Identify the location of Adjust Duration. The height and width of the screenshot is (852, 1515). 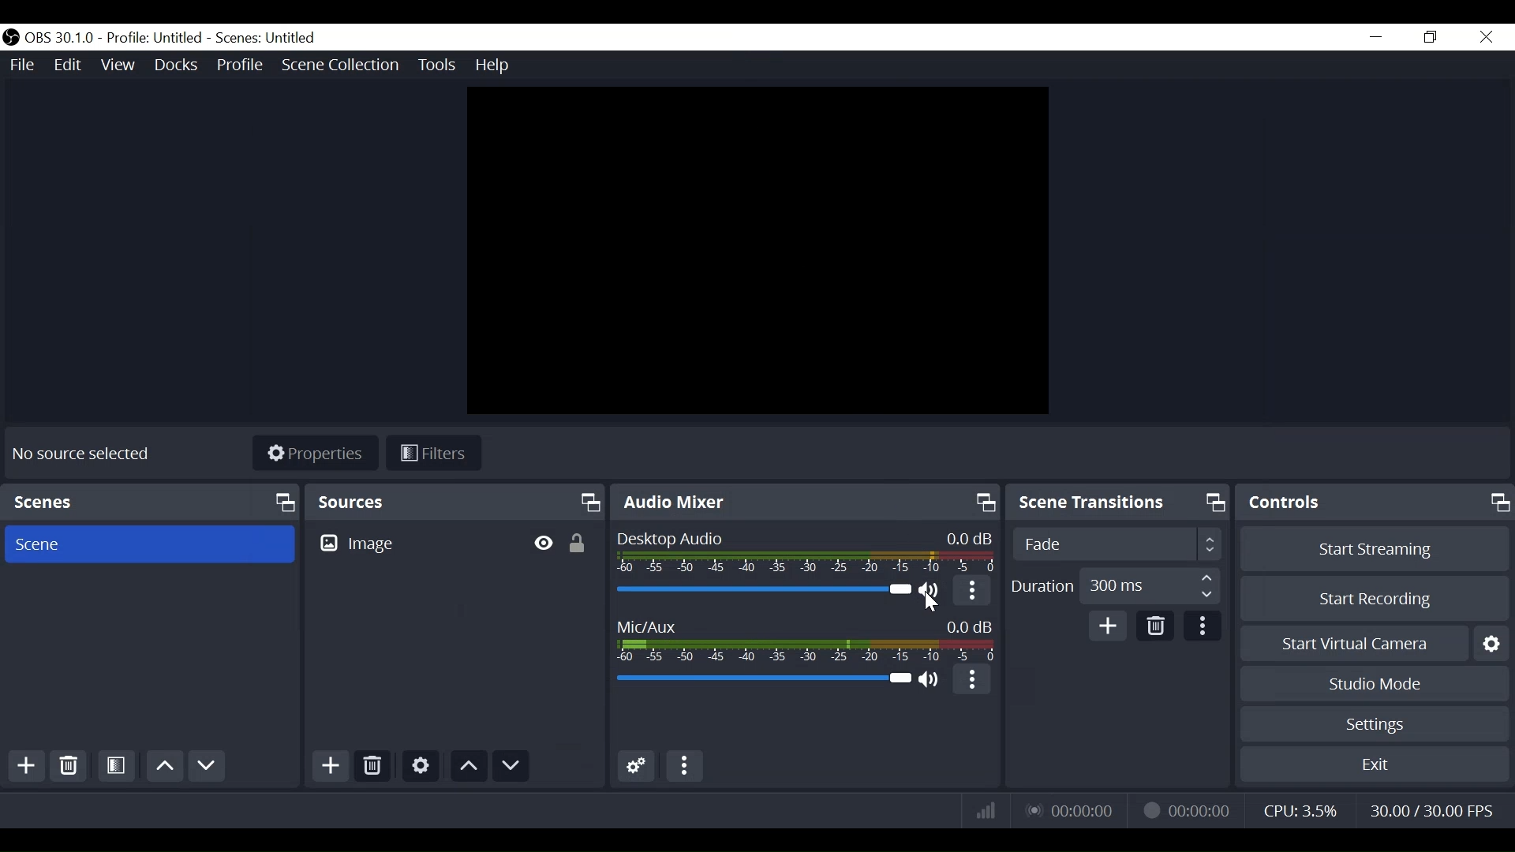
(1114, 585).